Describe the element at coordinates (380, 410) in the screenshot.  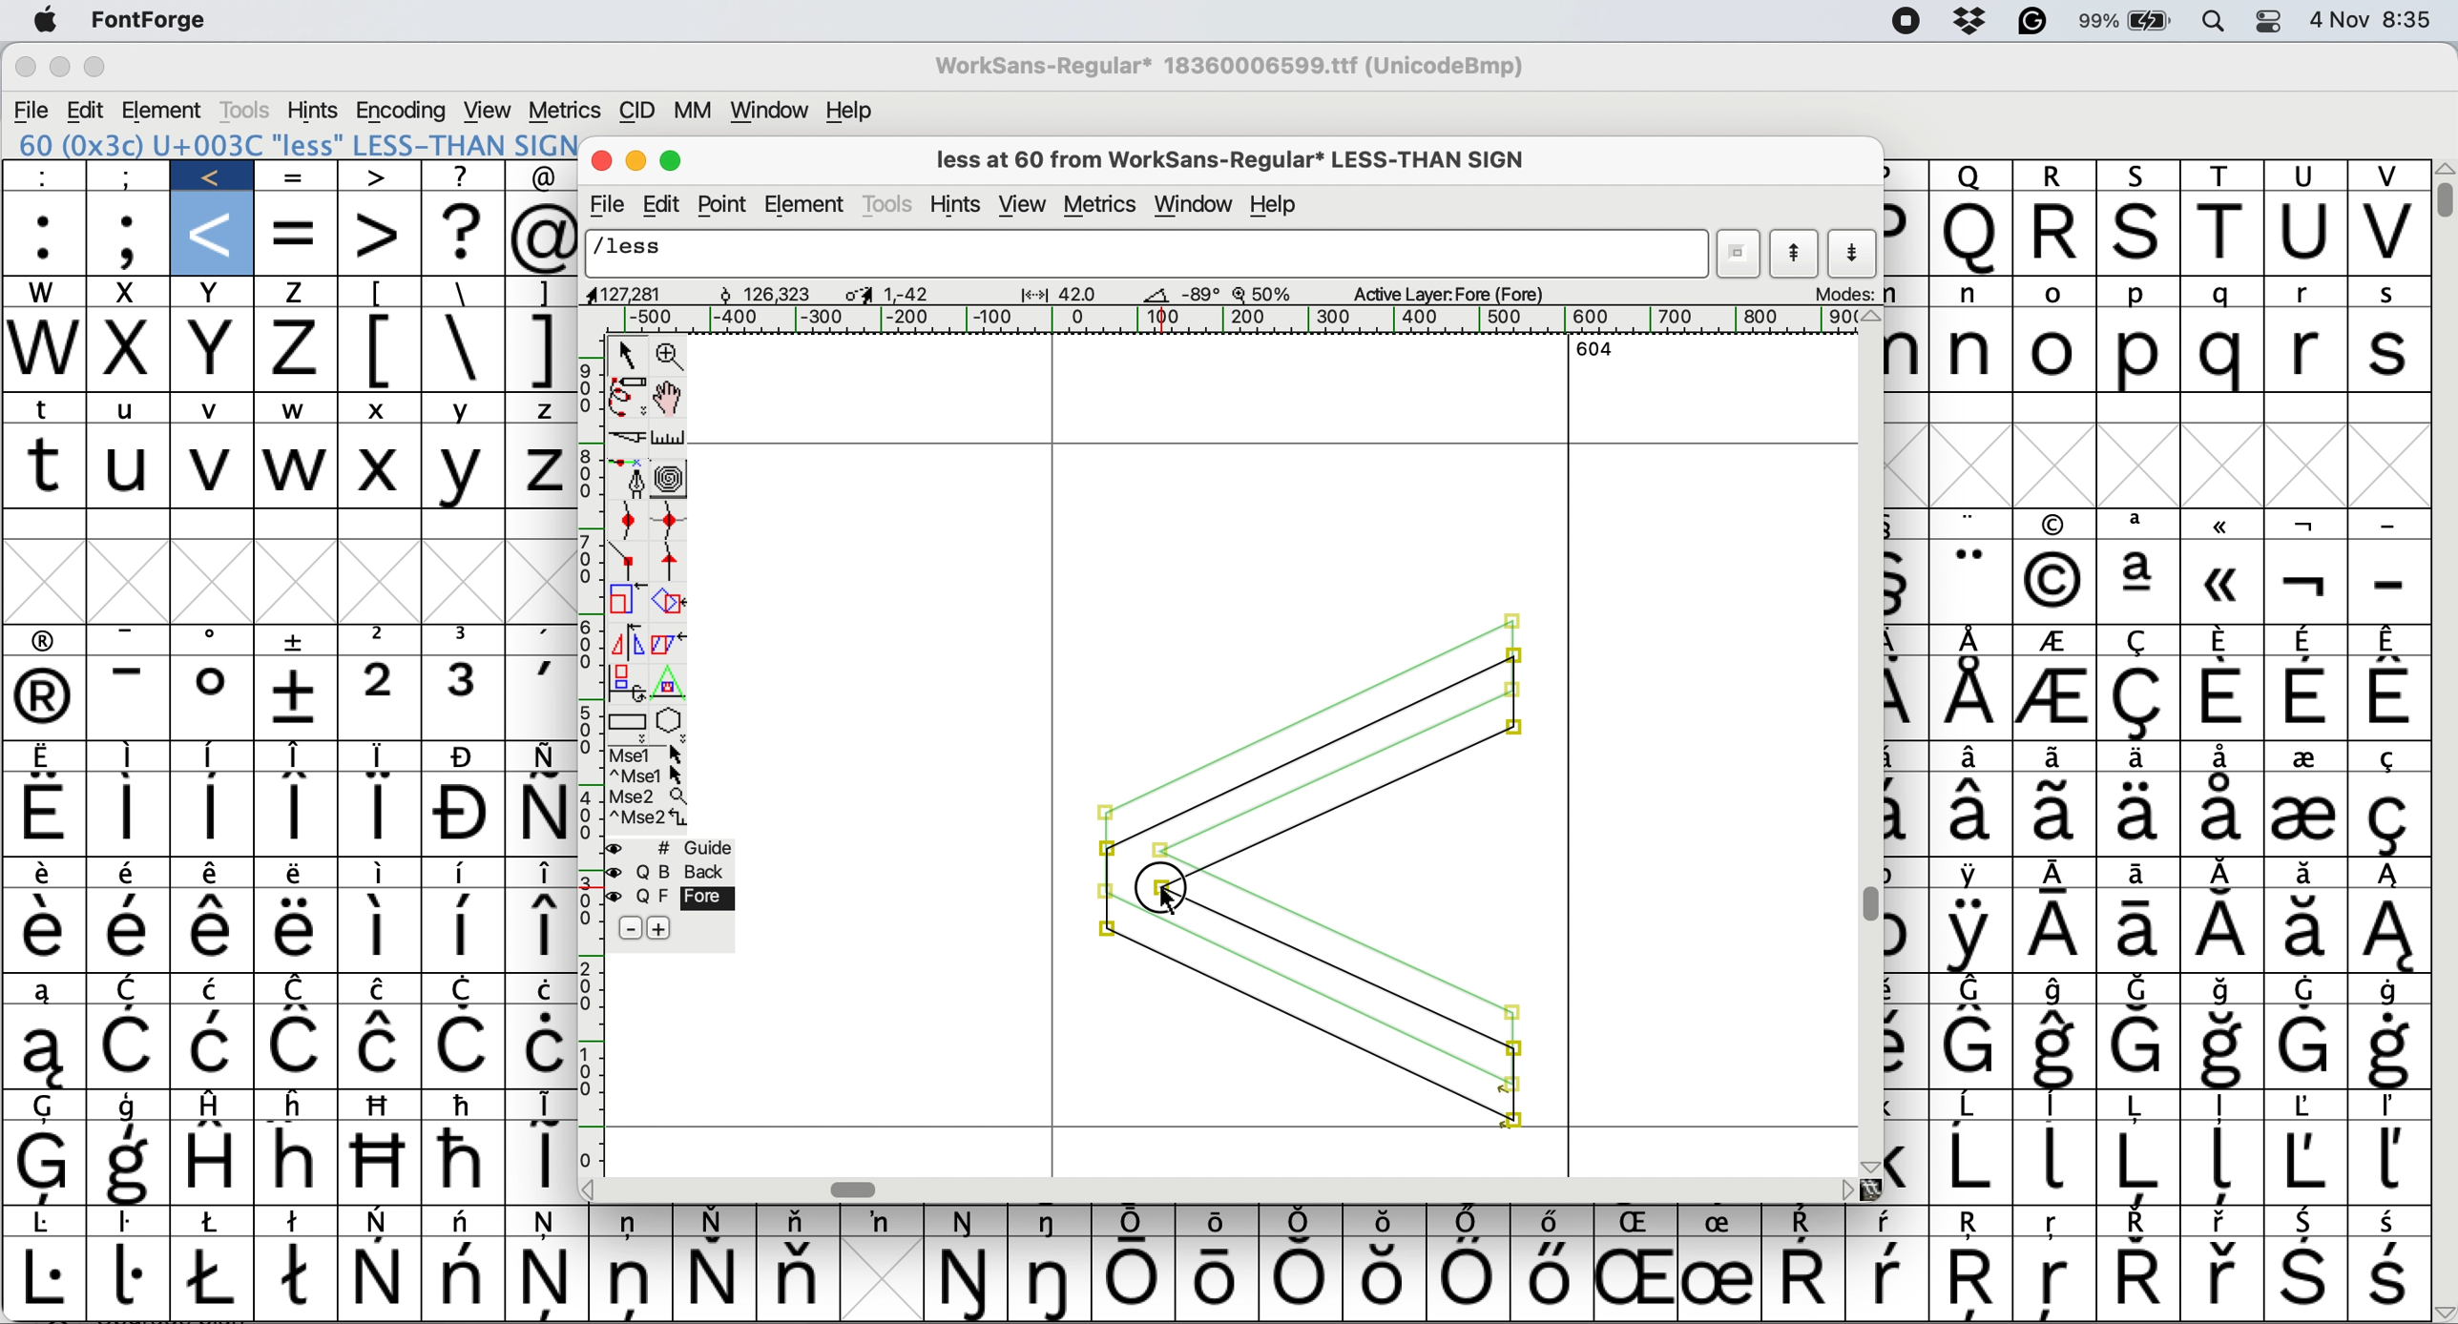
I see `x` at that location.